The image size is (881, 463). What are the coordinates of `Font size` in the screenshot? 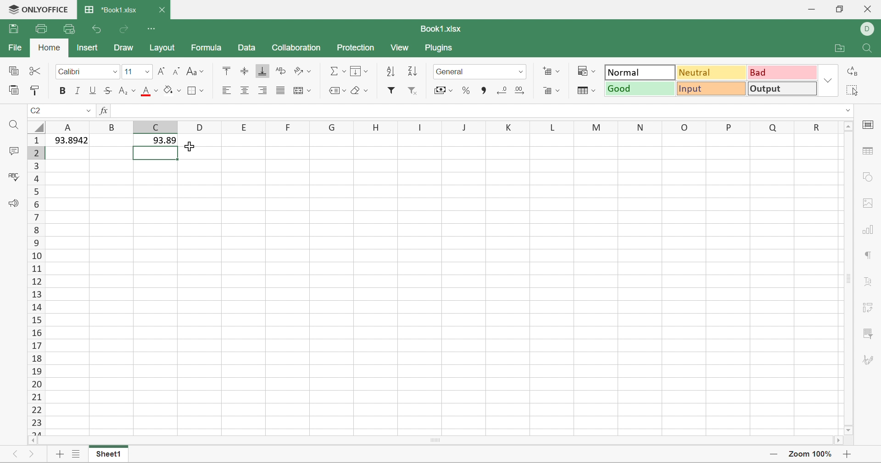 It's located at (129, 72).